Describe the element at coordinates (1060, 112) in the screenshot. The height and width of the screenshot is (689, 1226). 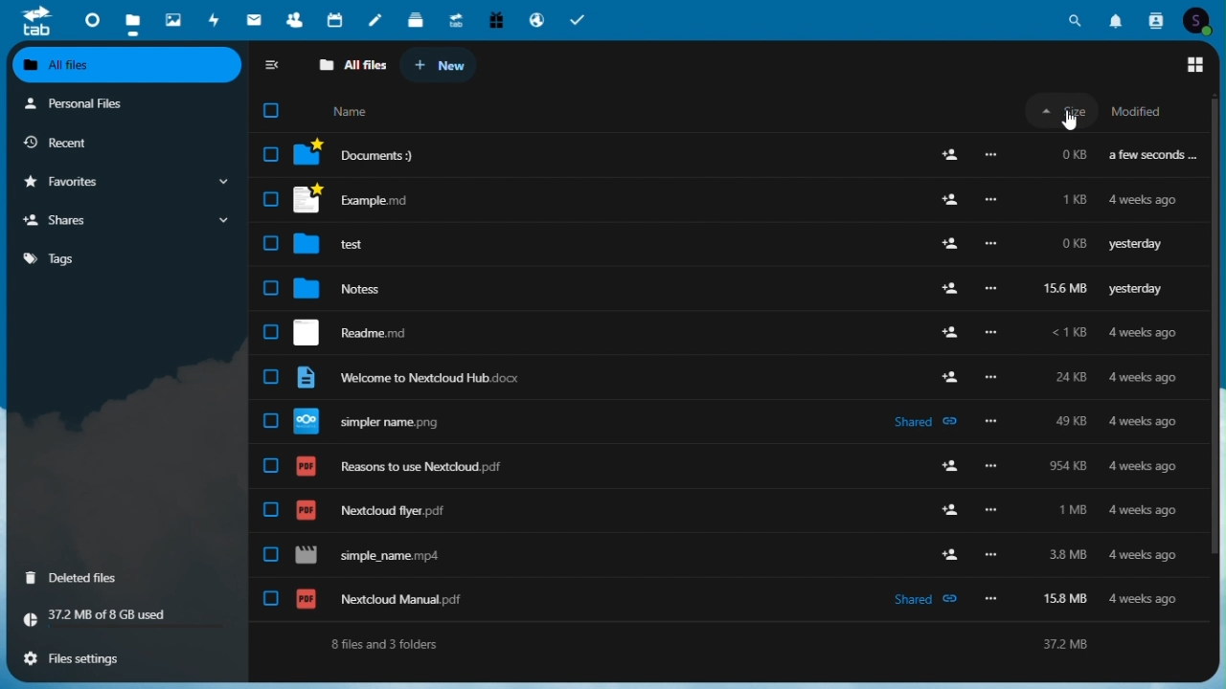
I see `Size` at that location.